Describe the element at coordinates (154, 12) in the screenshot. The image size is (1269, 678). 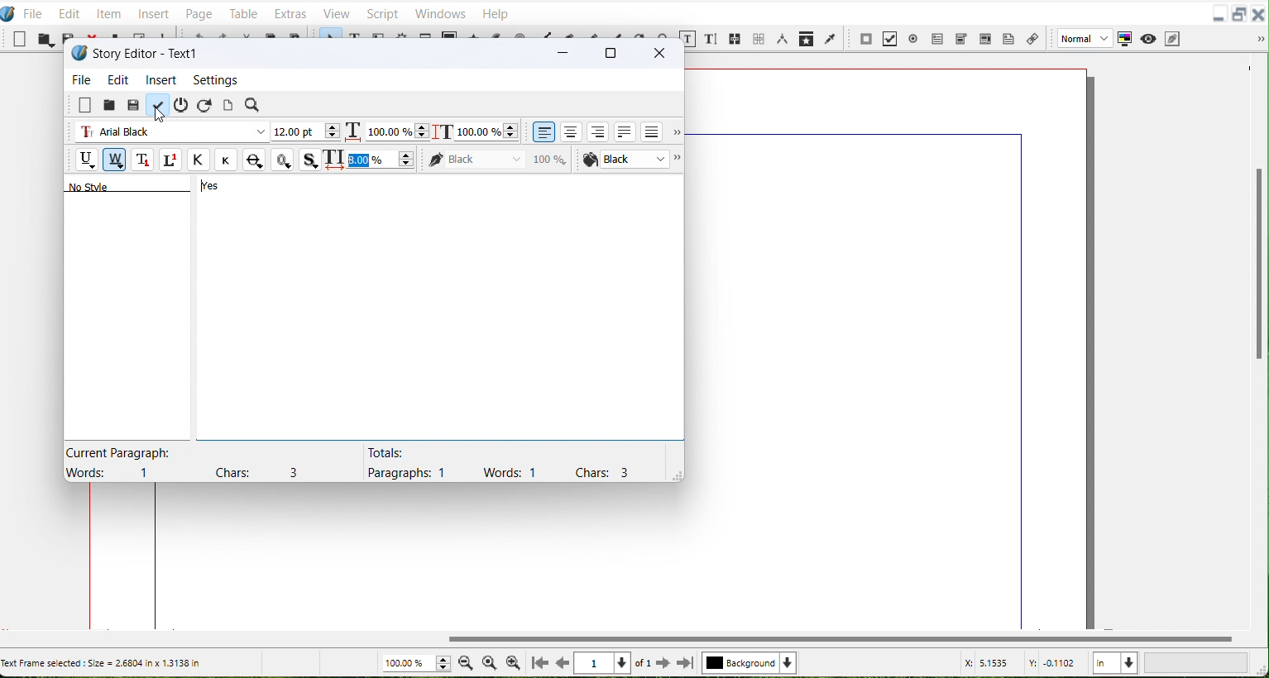
I see `Insert` at that location.